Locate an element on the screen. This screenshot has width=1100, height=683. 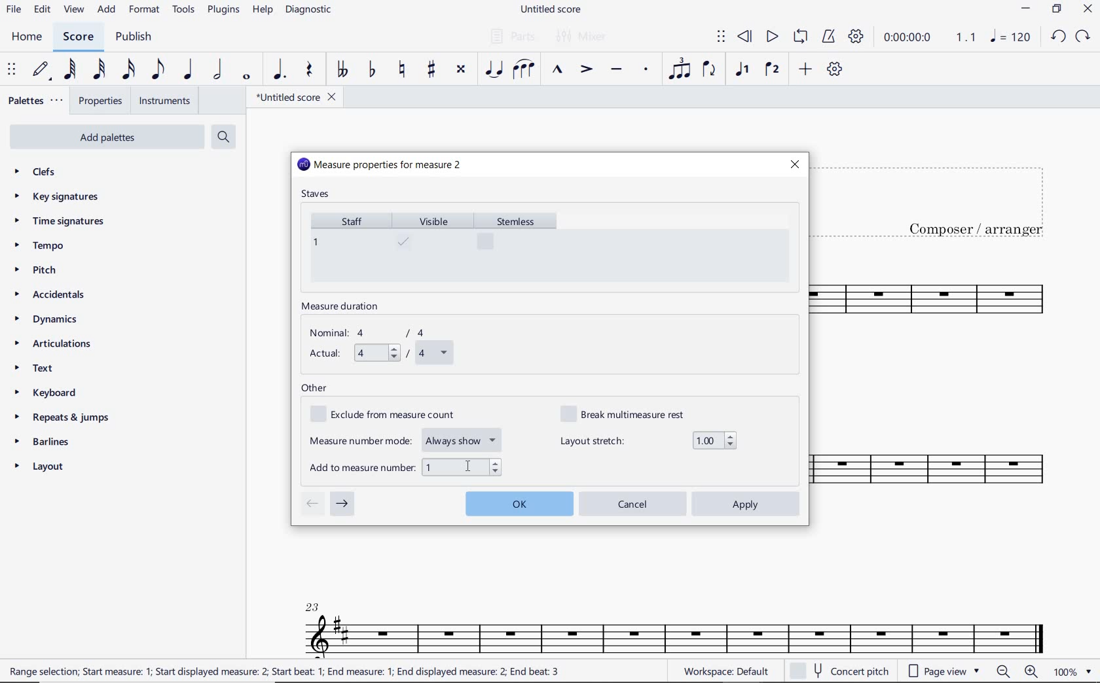
ARTICULATIONS is located at coordinates (54, 345).